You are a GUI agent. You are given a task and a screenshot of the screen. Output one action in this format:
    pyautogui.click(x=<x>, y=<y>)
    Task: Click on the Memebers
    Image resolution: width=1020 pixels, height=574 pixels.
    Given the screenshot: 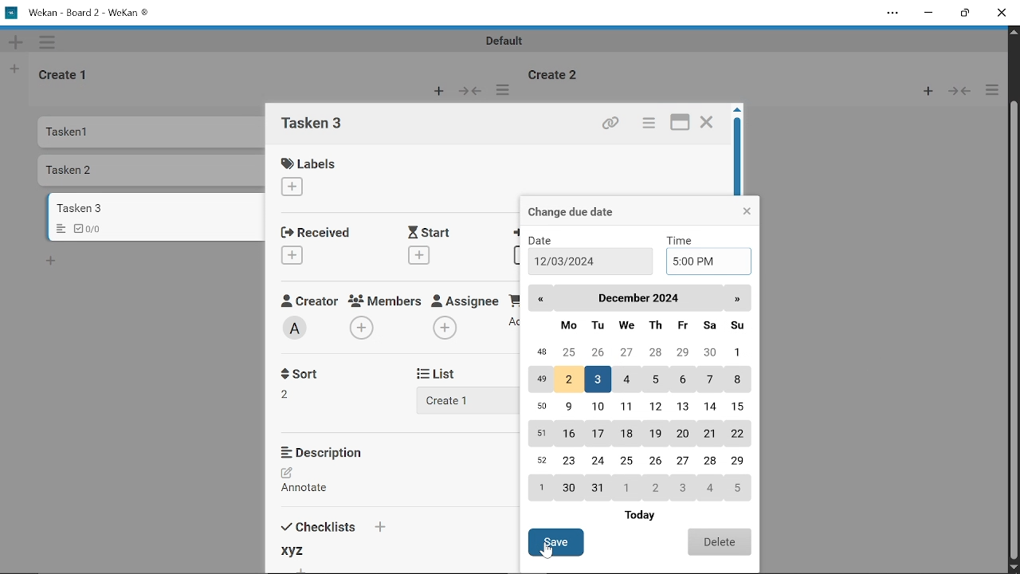 What is the action you would take?
    pyautogui.click(x=386, y=301)
    